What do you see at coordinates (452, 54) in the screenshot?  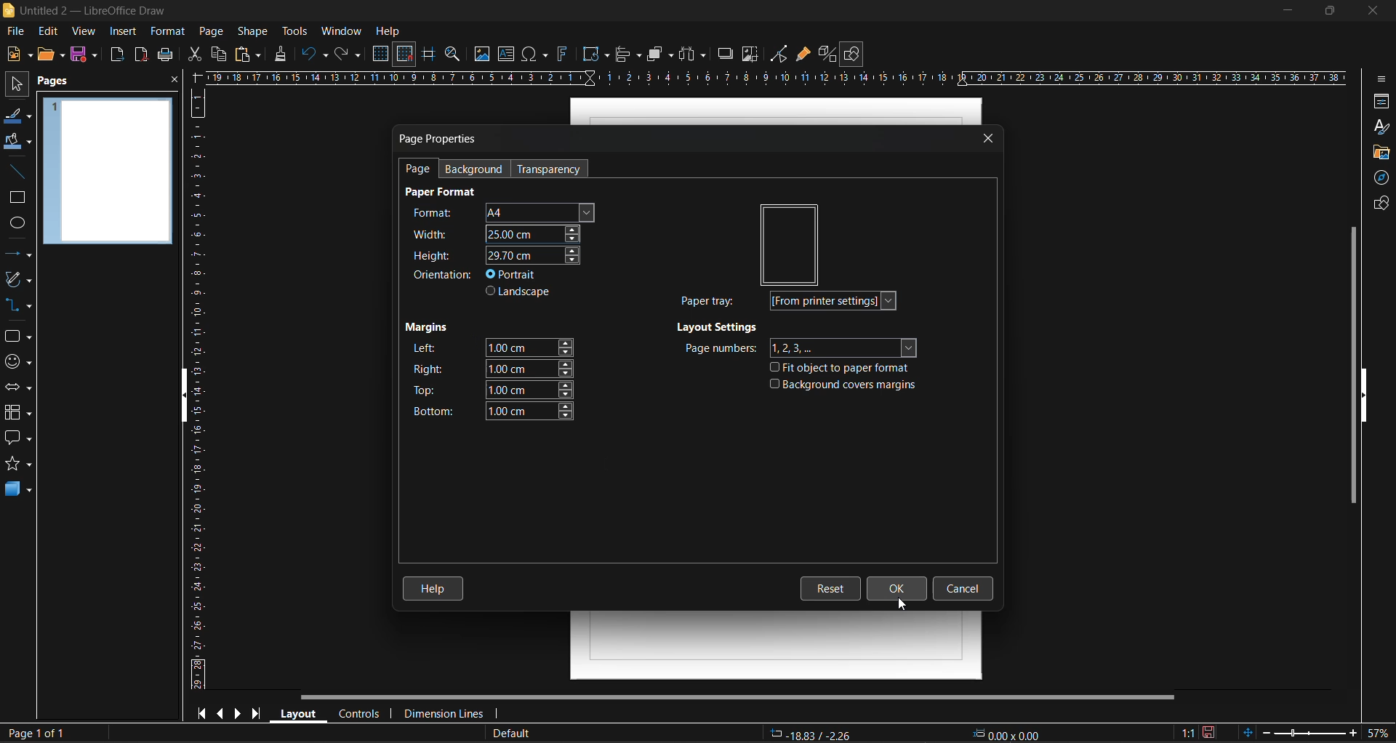 I see `zoom and pan` at bounding box center [452, 54].